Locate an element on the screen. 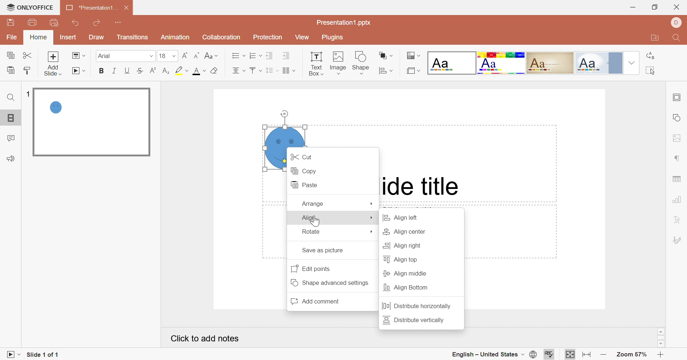  image settings is located at coordinates (676, 138).